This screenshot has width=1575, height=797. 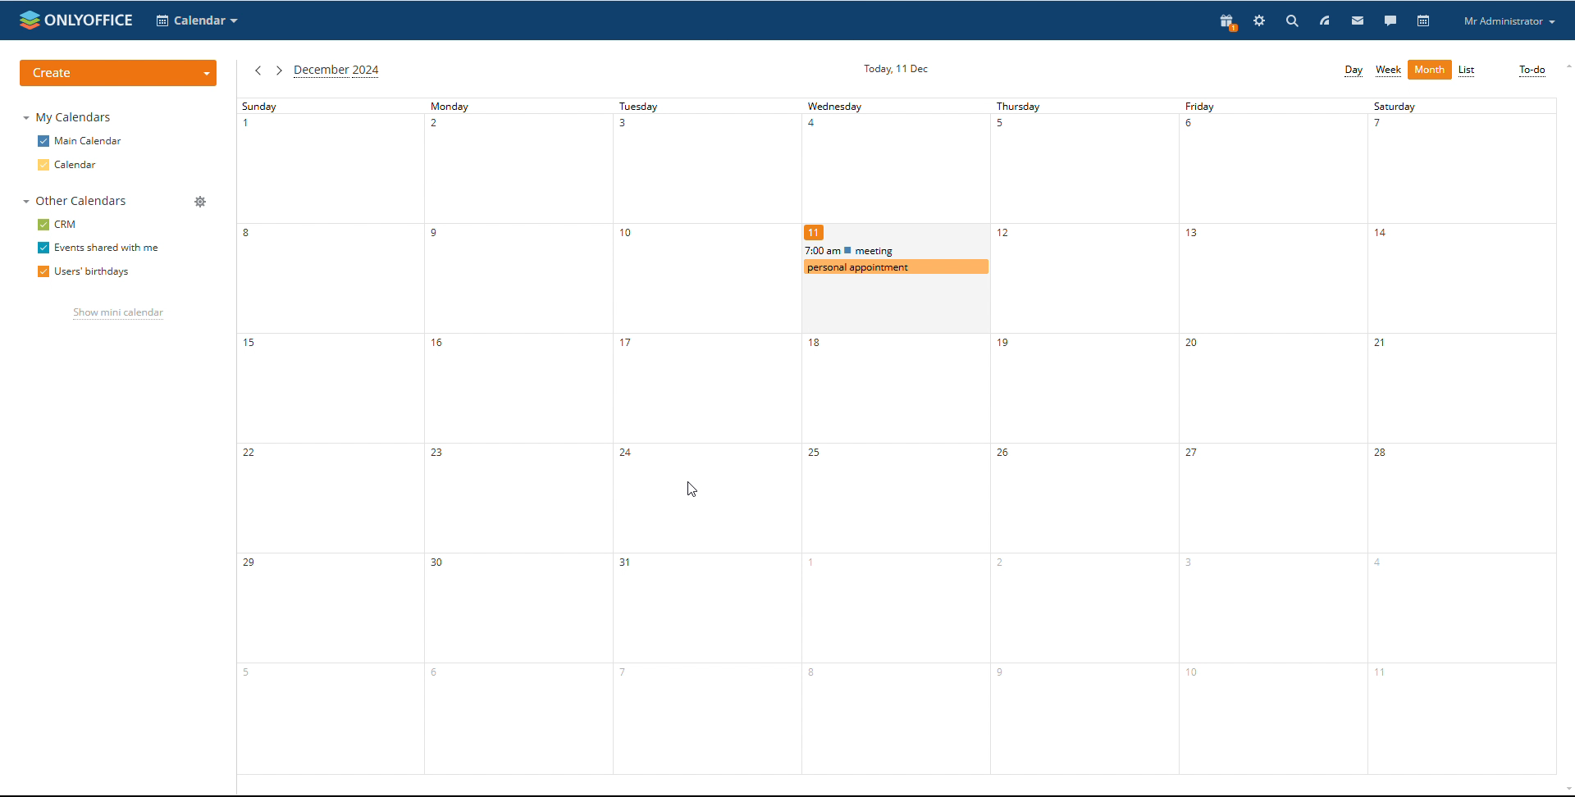 I want to click on monday, so click(x=518, y=436).